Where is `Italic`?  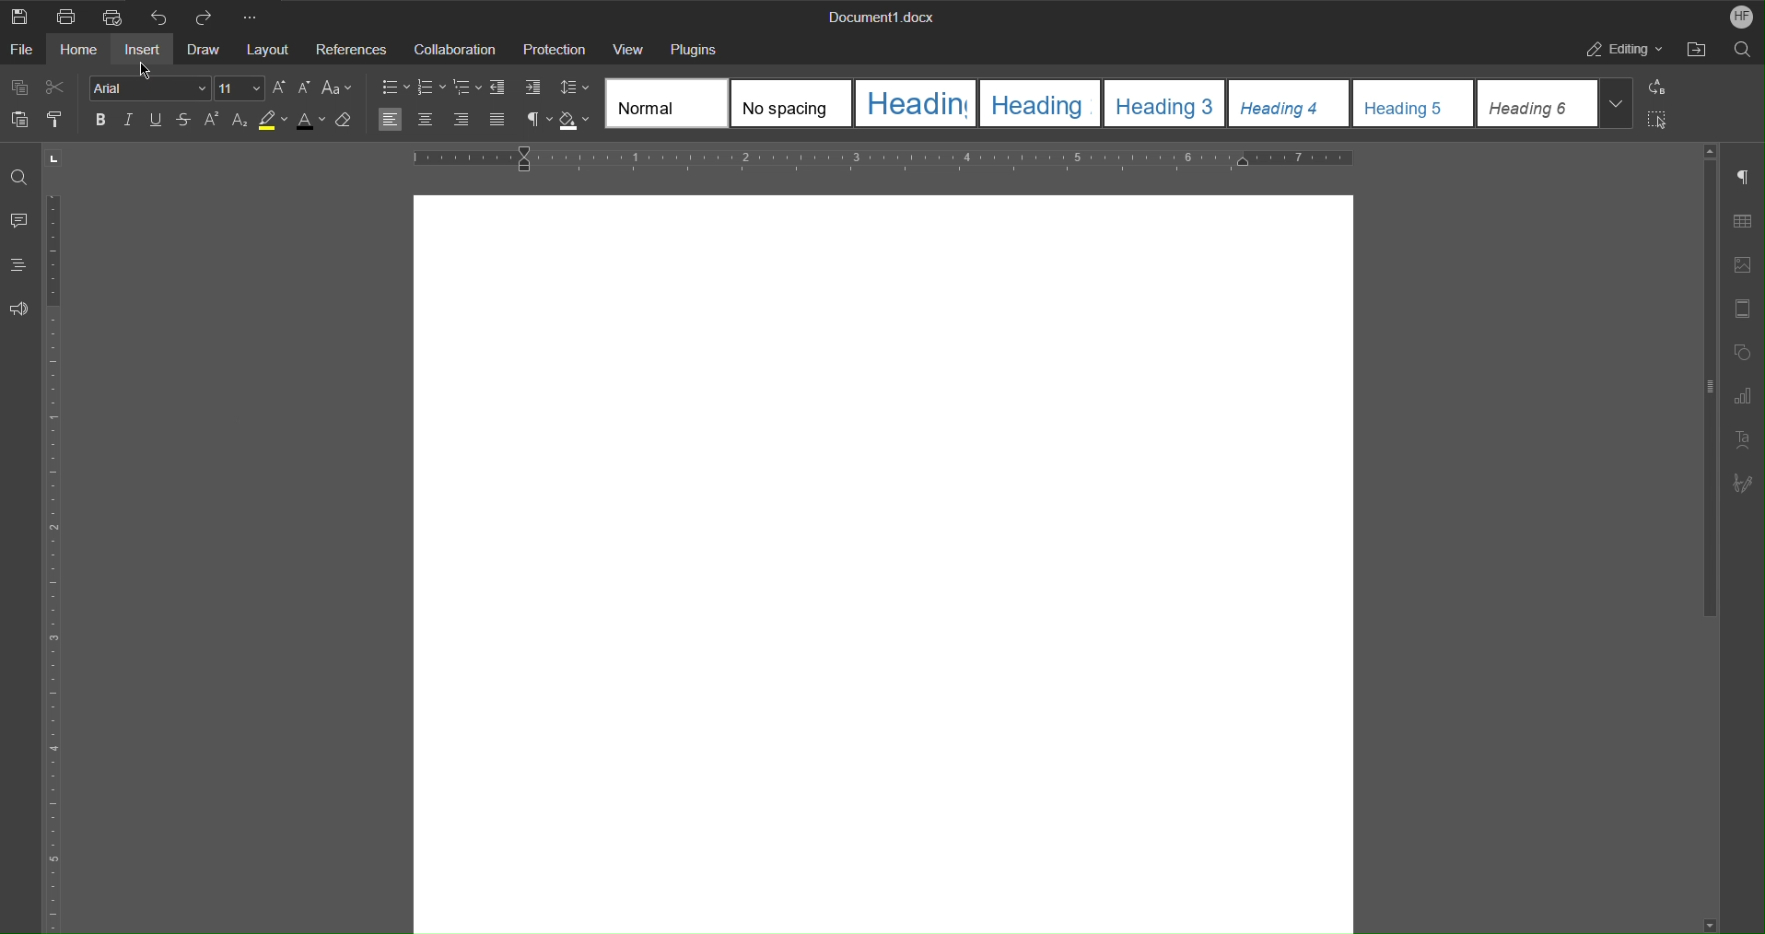 Italic is located at coordinates (129, 118).